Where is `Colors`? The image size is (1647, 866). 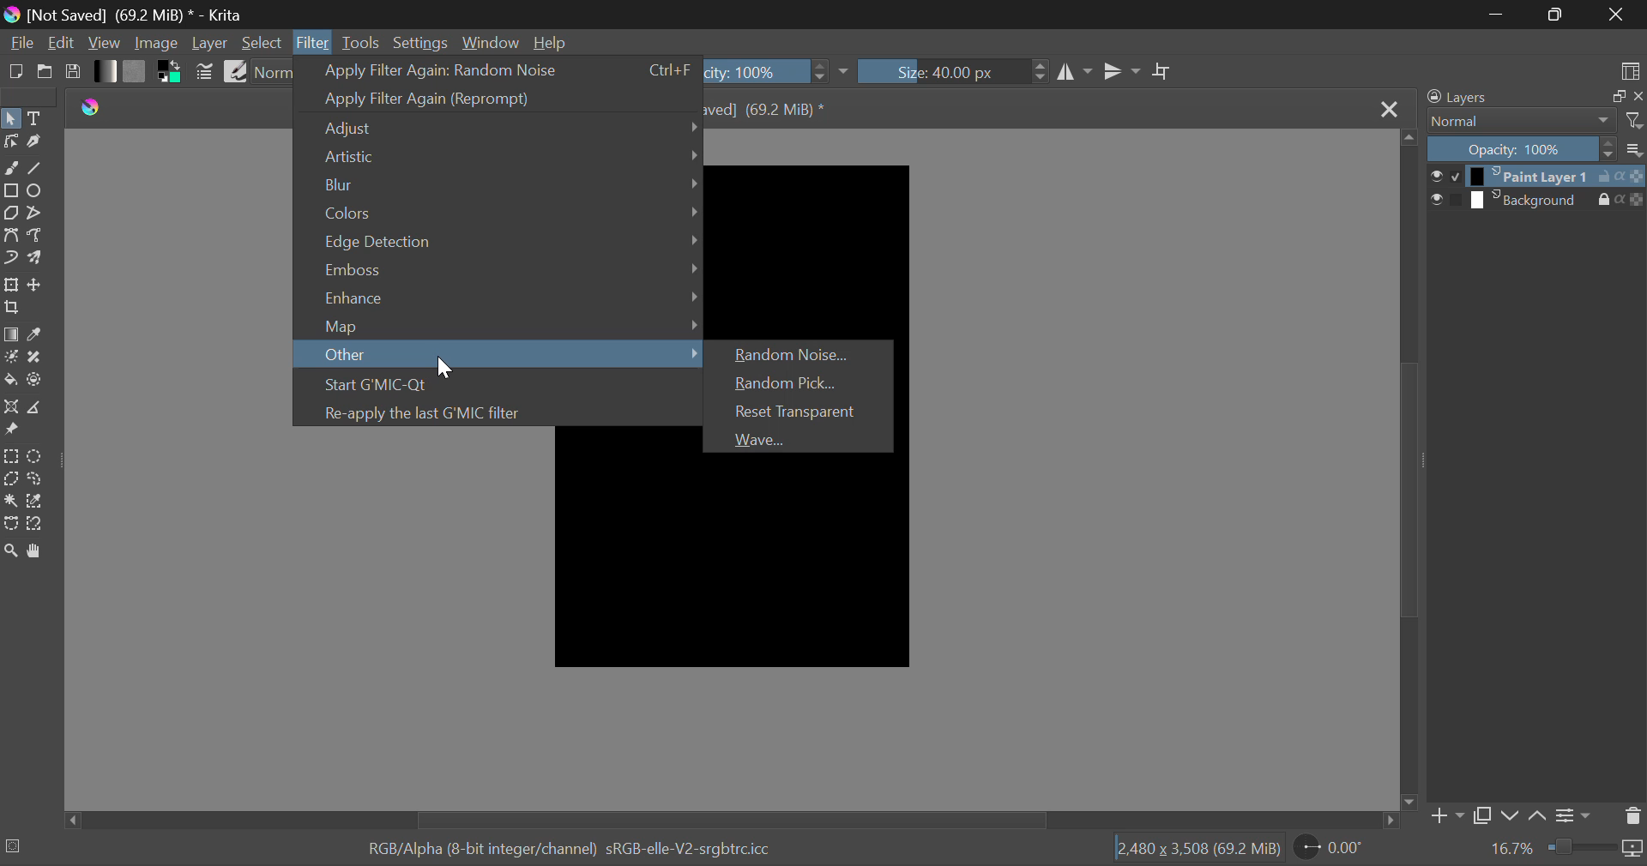
Colors is located at coordinates (503, 210).